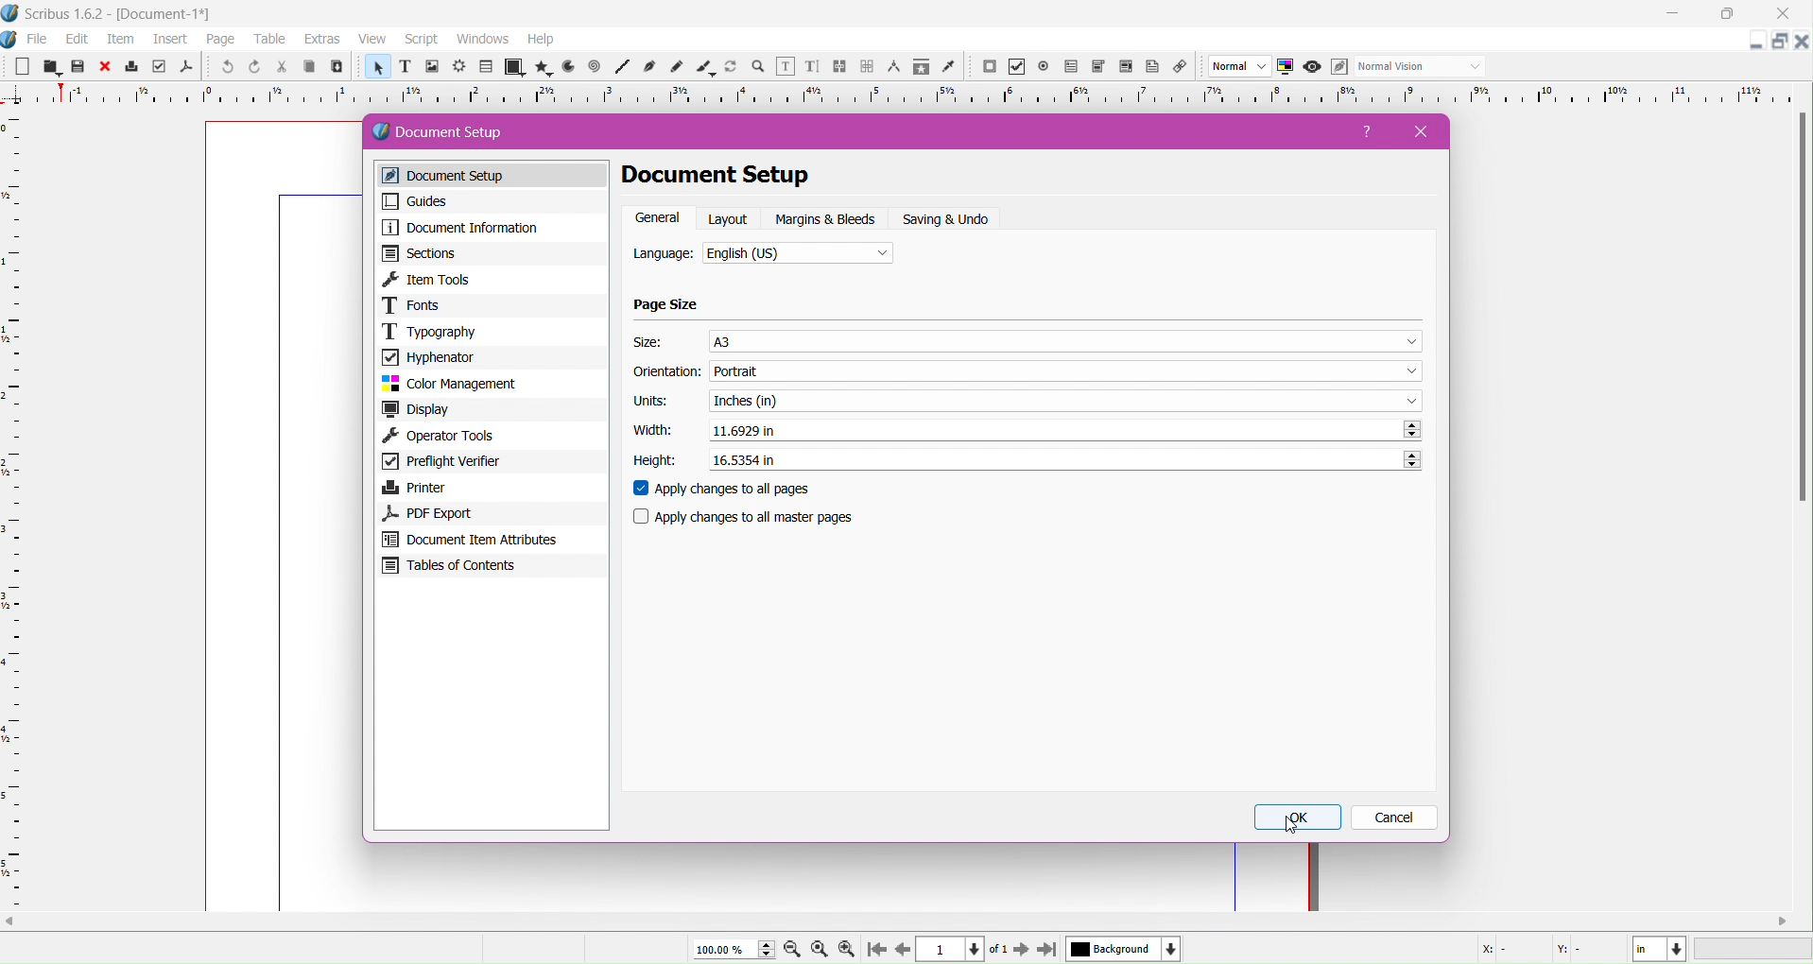  What do you see at coordinates (512, 68) in the screenshot?
I see `shape` at bounding box center [512, 68].